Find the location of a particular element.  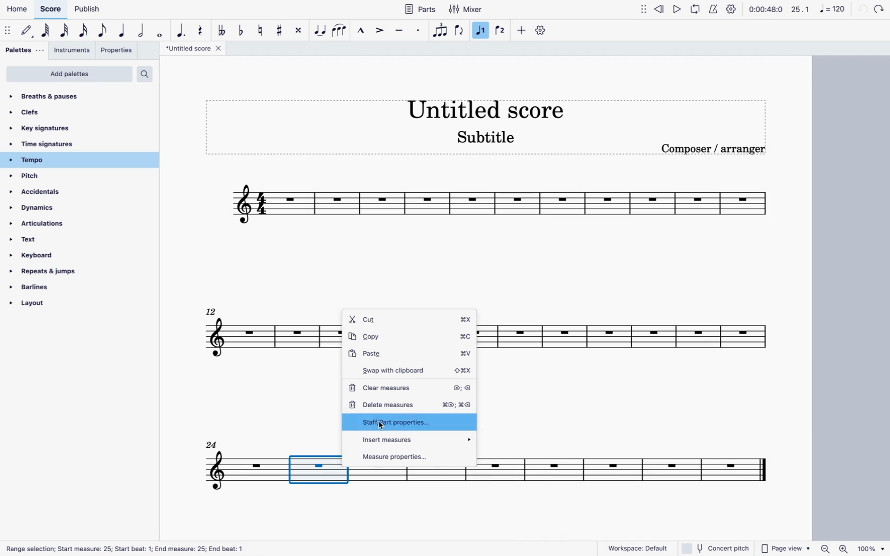

Zoom in is located at coordinates (844, 548).